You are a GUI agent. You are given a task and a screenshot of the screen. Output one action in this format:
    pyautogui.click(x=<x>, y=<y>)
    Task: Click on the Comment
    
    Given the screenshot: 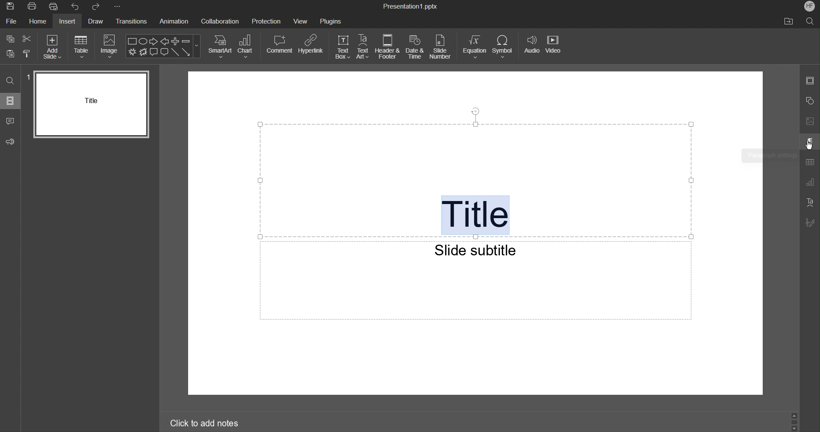 What is the action you would take?
    pyautogui.click(x=10, y=121)
    